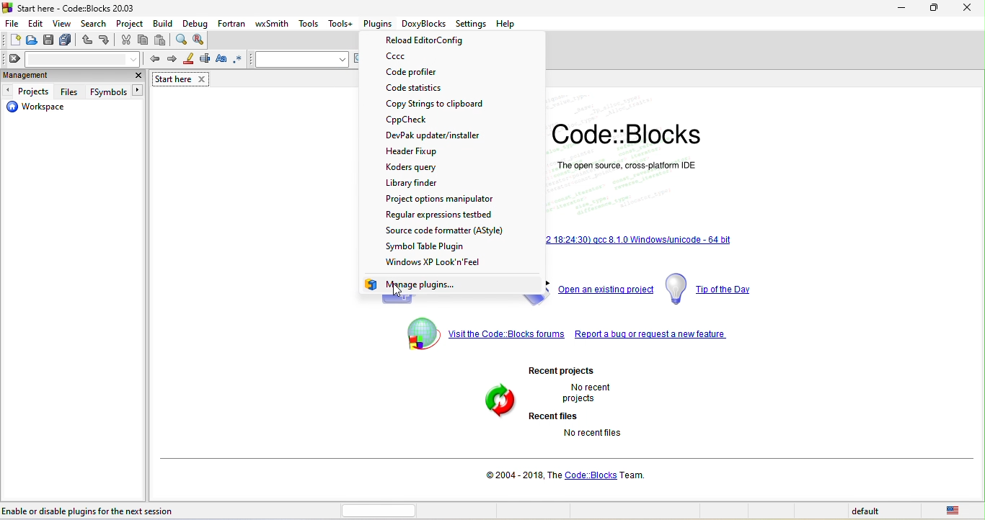 This screenshot has width=985, height=520. Describe the element at coordinates (955, 511) in the screenshot. I see `united state` at that location.